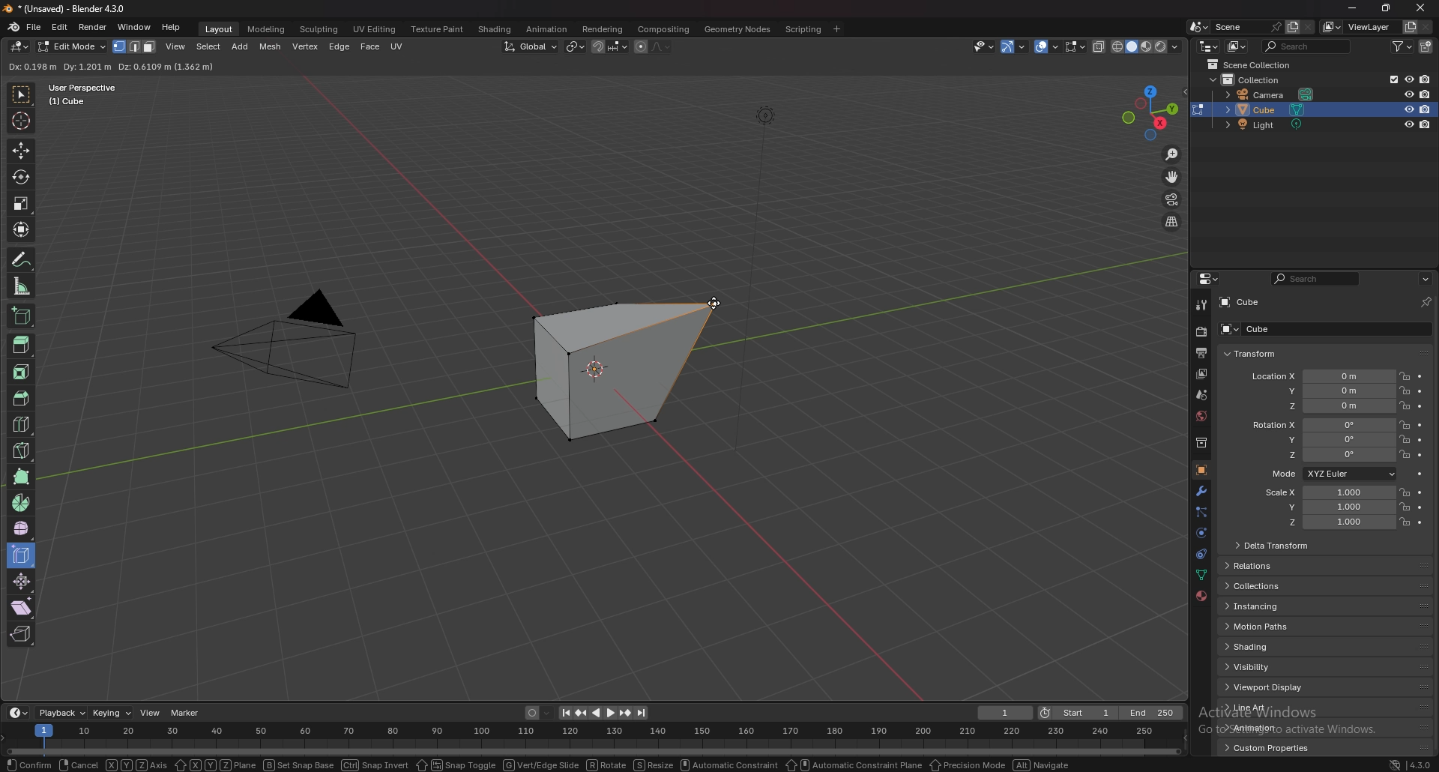 The height and width of the screenshot is (772, 1439). Describe the element at coordinates (610, 46) in the screenshot. I see `snapping` at that location.